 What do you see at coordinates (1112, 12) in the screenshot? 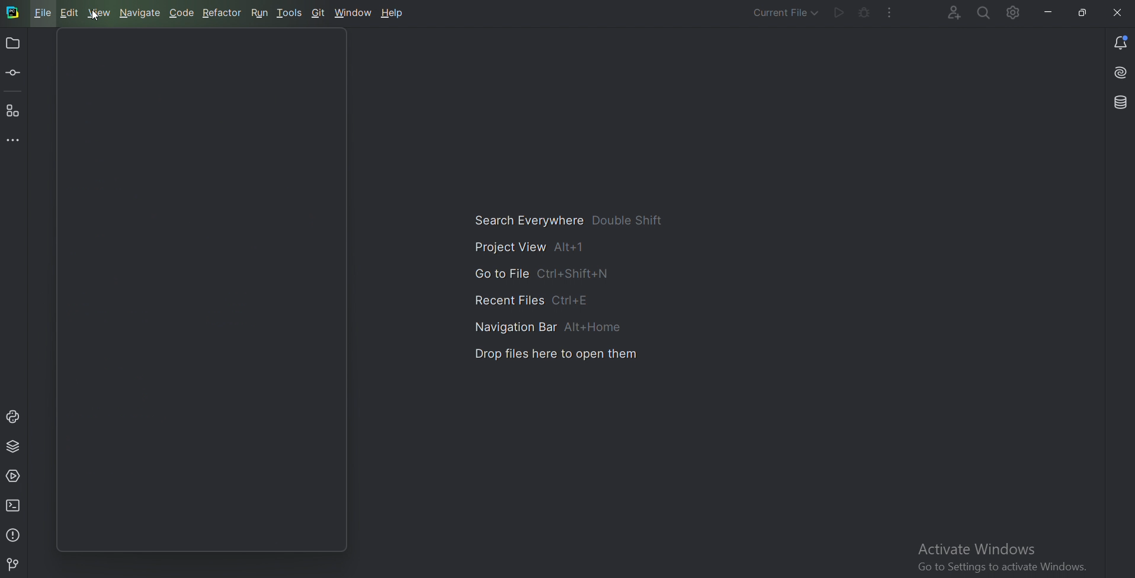
I see `Cross` at bounding box center [1112, 12].